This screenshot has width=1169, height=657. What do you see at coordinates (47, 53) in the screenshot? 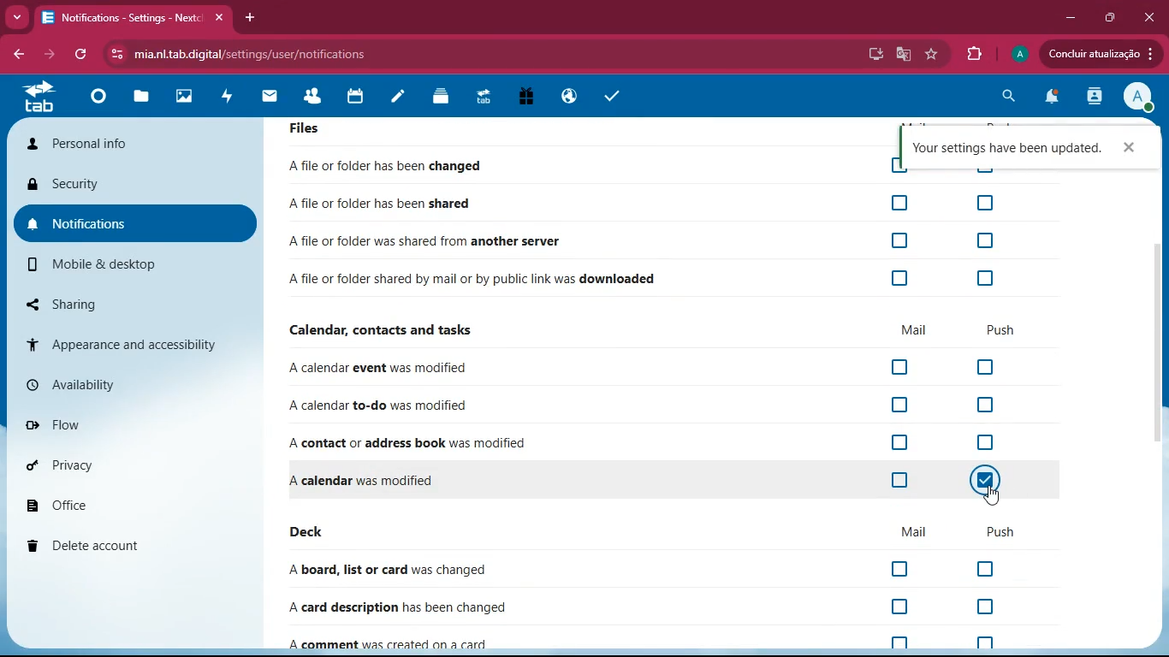
I see `forward` at bounding box center [47, 53].